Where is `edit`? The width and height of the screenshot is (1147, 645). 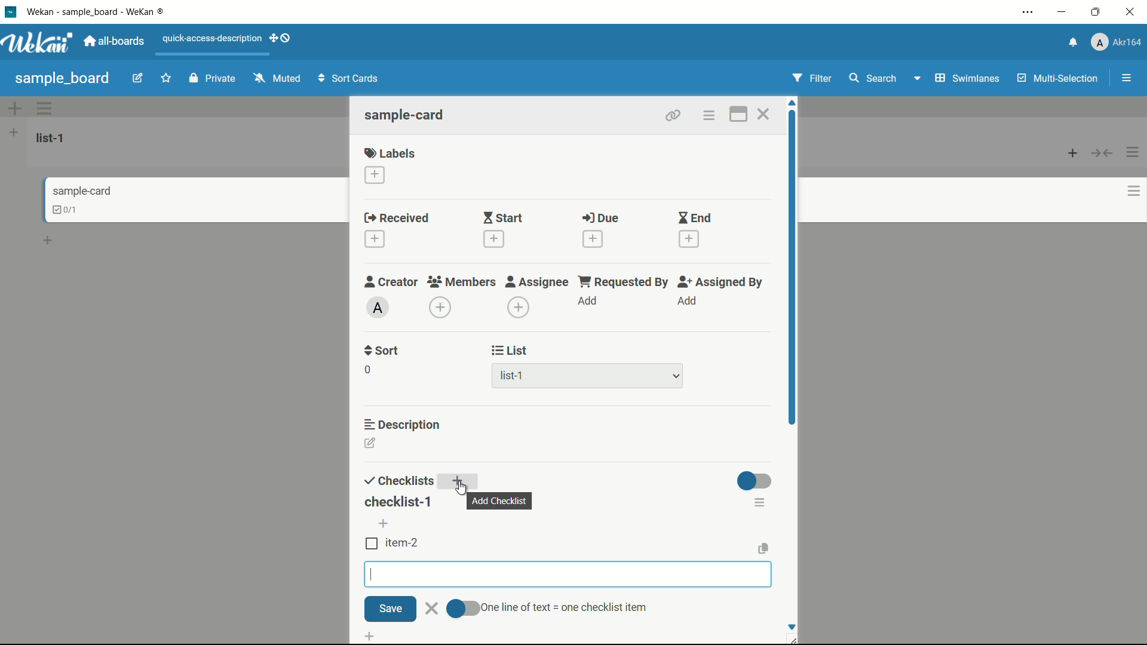 edit is located at coordinates (138, 79).